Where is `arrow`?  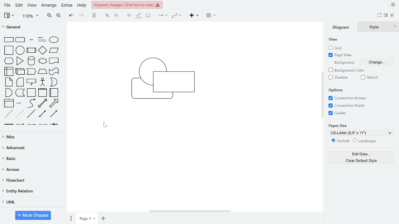 arrow is located at coordinates (54, 104).